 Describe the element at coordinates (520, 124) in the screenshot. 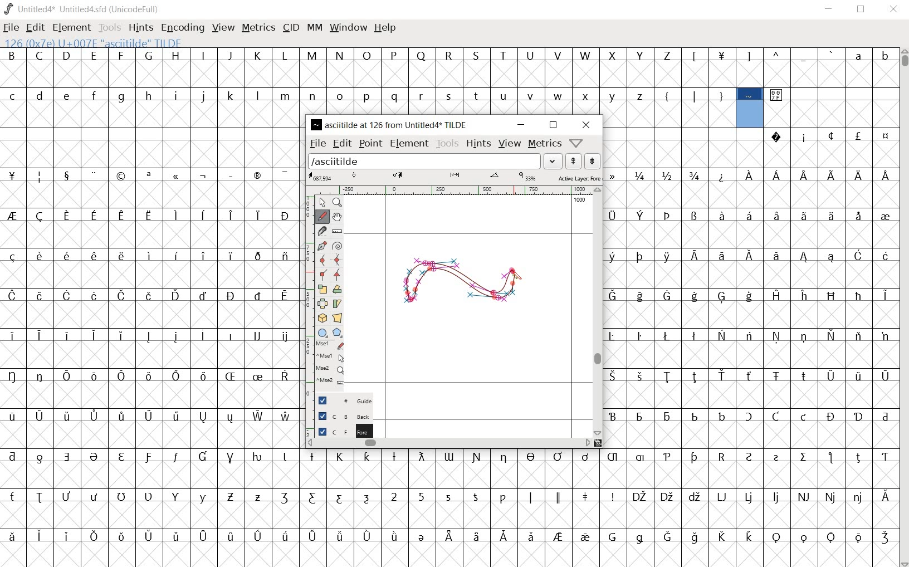

I see `minimize` at that location.